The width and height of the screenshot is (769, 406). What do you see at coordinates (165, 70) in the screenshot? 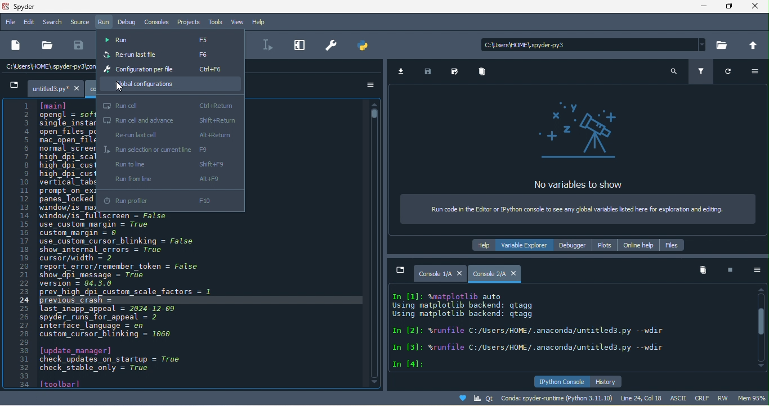
I see `configuration per file` at bounding box center [165, 70].